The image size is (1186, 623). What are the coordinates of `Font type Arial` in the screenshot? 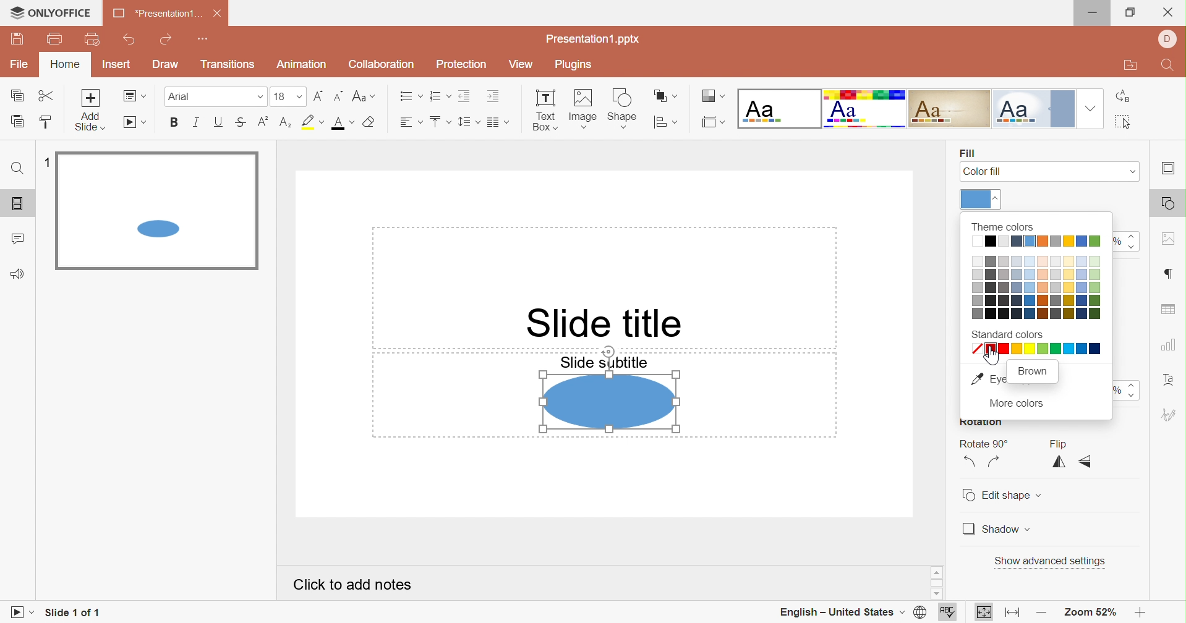 It's located at (215, 96).